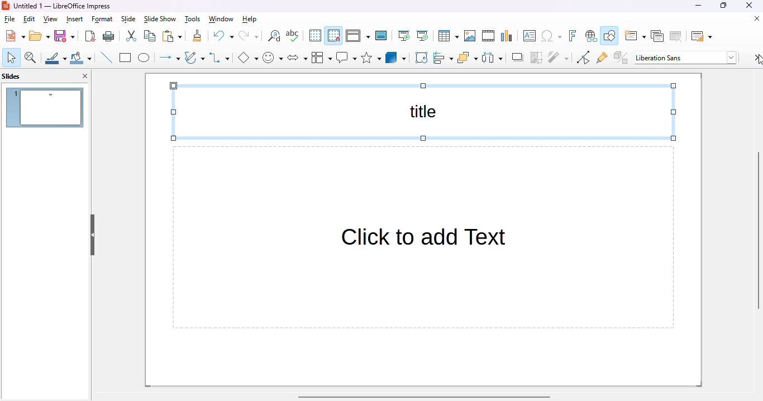  Describe the element at coordinates (40, 36) in the screenshot. I see `open` at that location.